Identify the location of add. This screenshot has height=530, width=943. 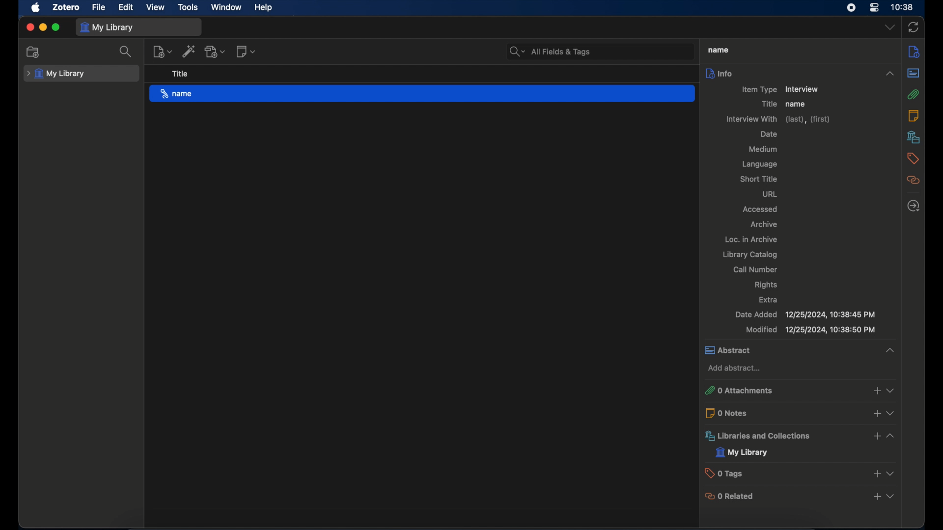
(877, 415).